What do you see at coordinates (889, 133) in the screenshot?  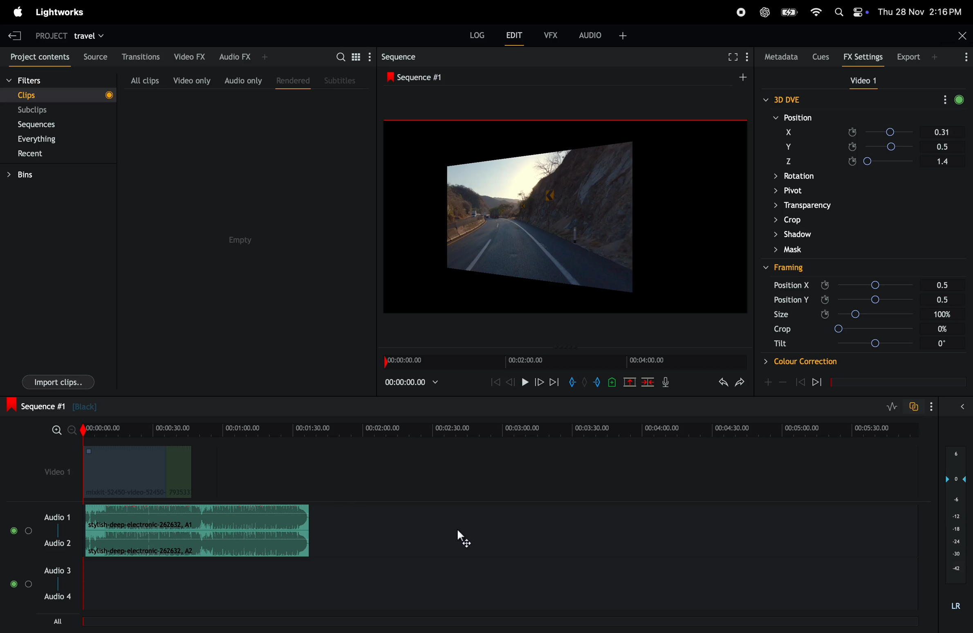 I see `angle` at bounding box center [889, 133].